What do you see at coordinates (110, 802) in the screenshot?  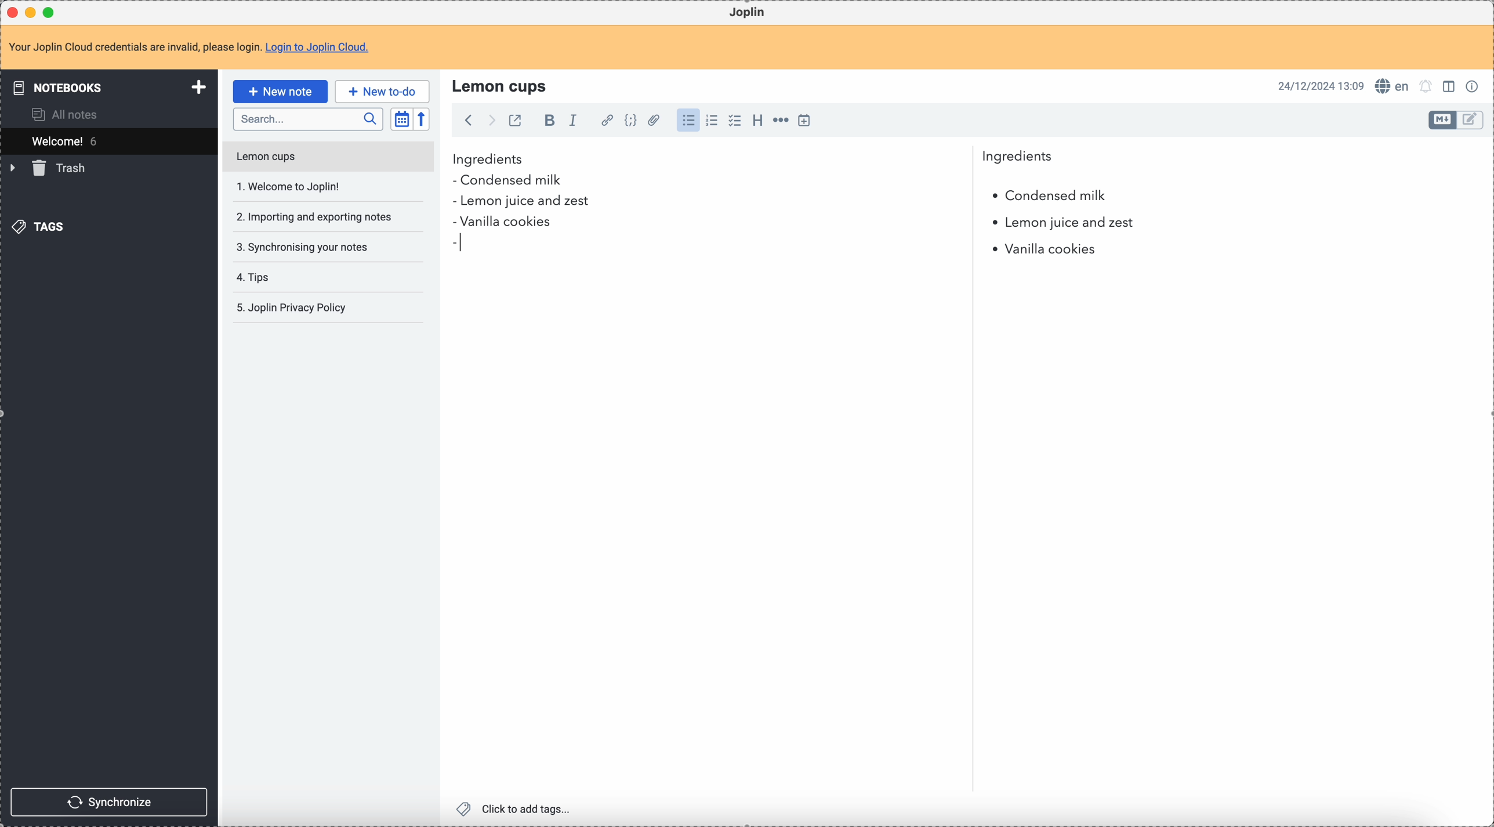 I see `synchronize` at bounding box center [110, 802].